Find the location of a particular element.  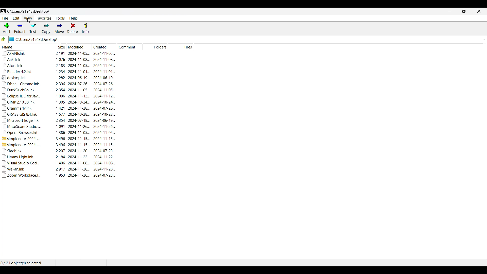

File is located at coordinates (5, 18).